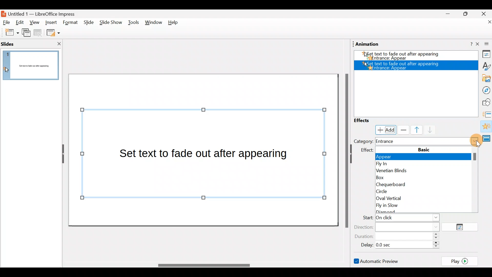  Describe the element at coordinates (427, 141) in the screenshot. I see `Entrance` at that location.